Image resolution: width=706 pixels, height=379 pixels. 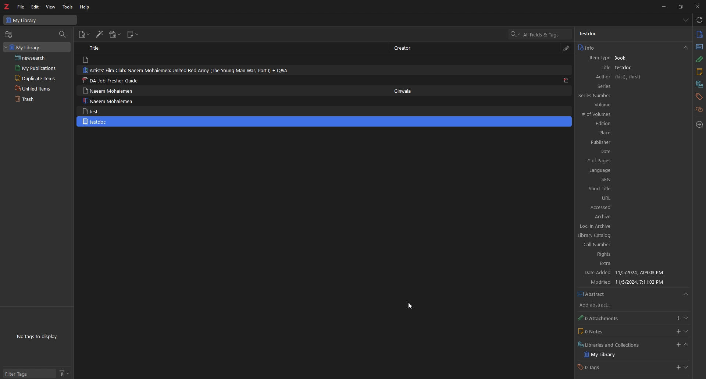 What do you see at coordinates (405, 48) in the screenshot?
I see `Creator` at bounding box center [405, 48].